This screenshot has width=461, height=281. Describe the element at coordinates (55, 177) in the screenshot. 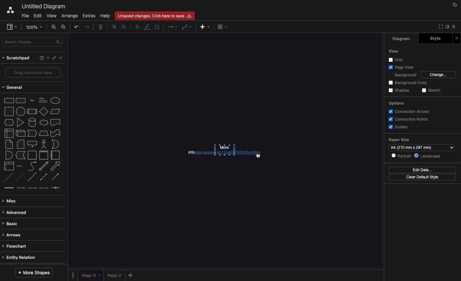

I see `directional connector` at that location.